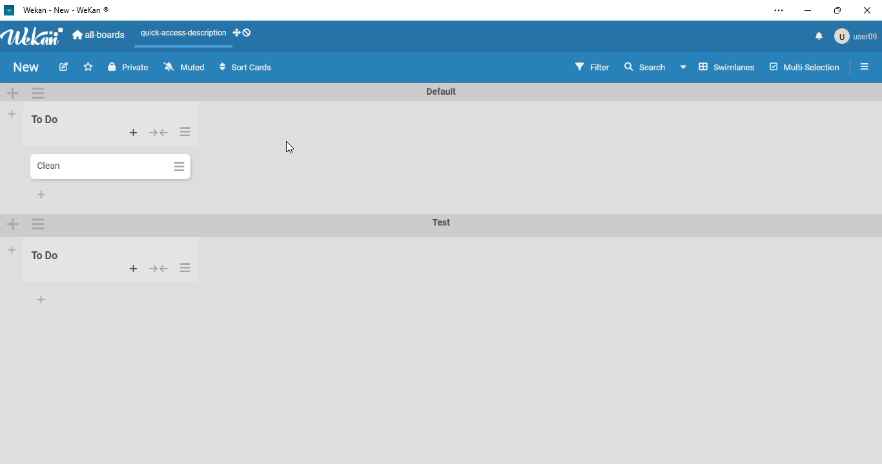 This screenshot has width=882, height=464. I want to click on add swimlane, so click(12, 93).